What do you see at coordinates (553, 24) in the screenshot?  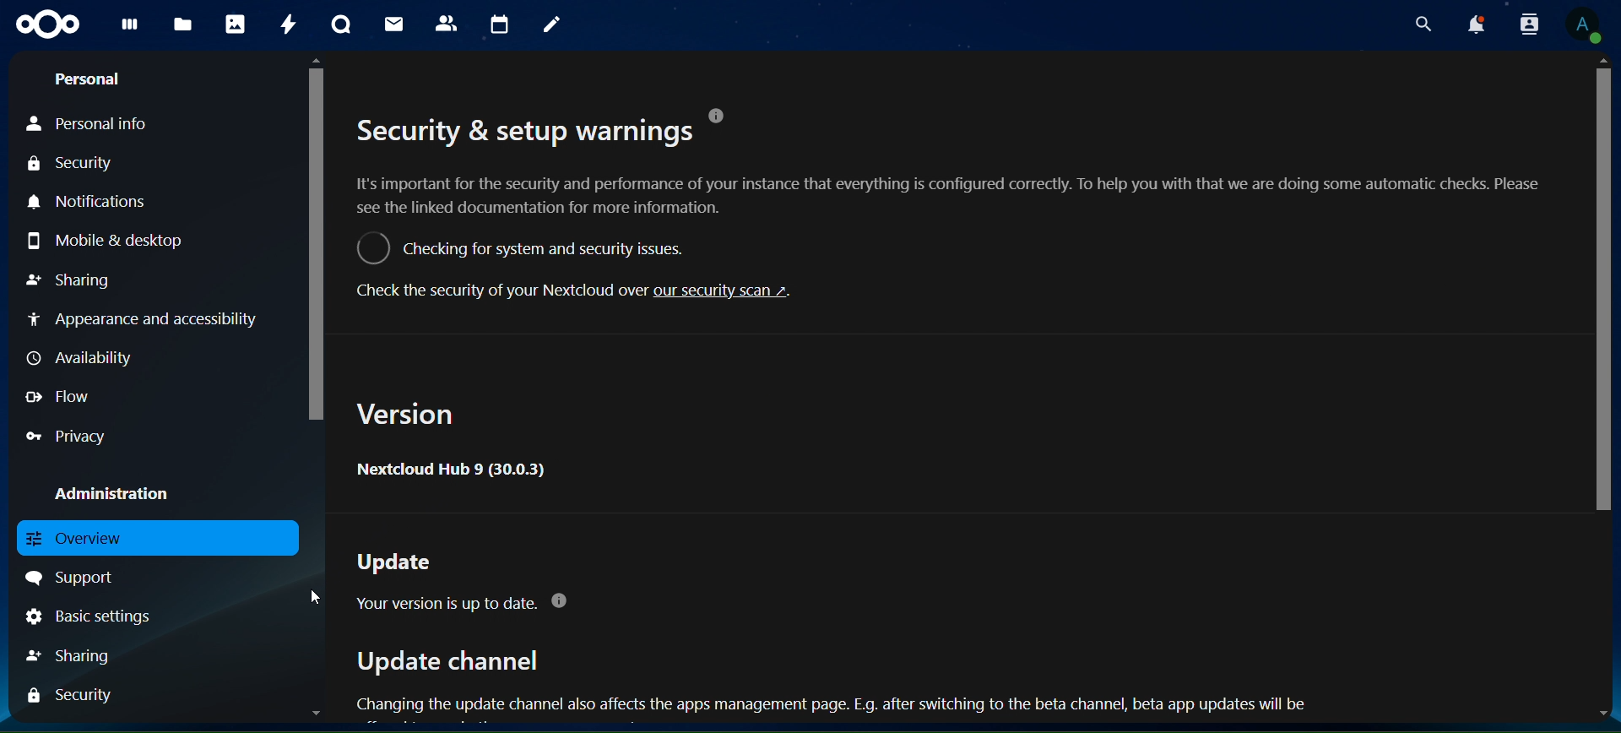 I see `notes` at bounding box center [553, 24].